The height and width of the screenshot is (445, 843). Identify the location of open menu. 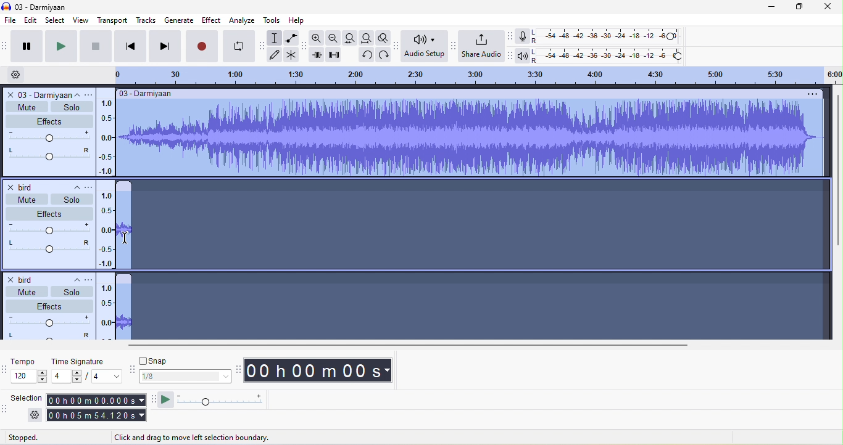
(91, 186).